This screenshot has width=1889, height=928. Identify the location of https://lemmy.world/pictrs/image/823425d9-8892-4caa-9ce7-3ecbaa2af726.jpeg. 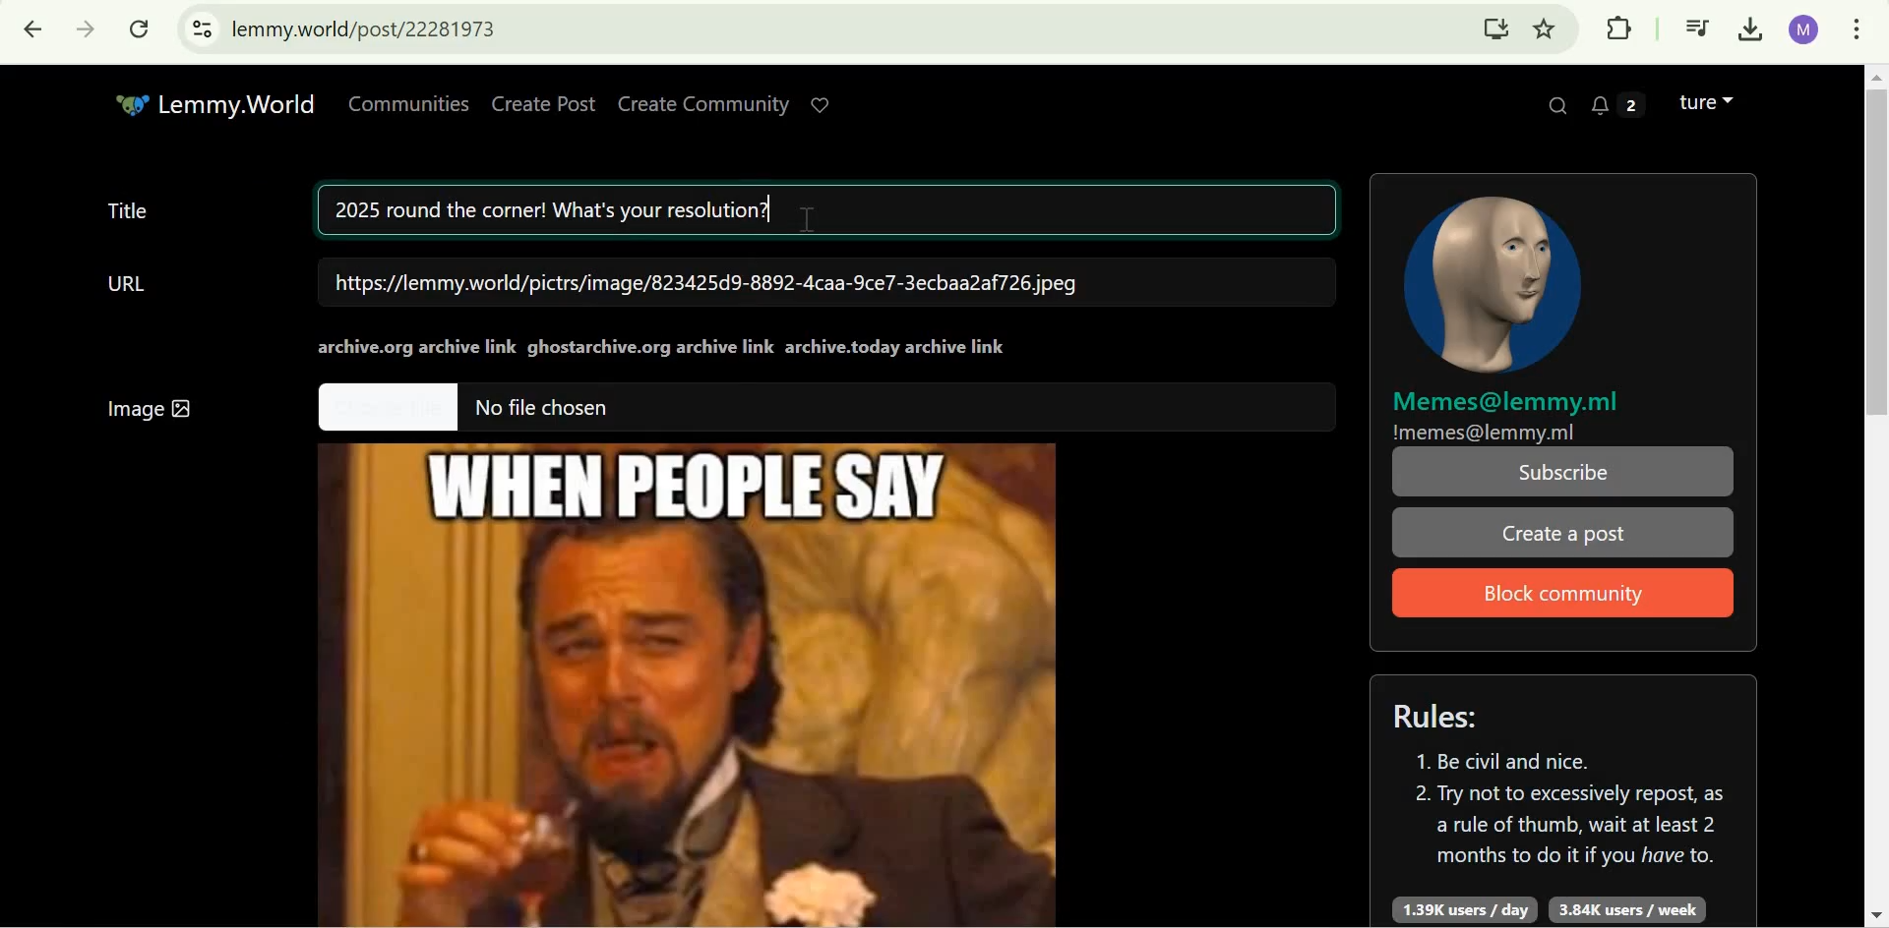
(707, 282).